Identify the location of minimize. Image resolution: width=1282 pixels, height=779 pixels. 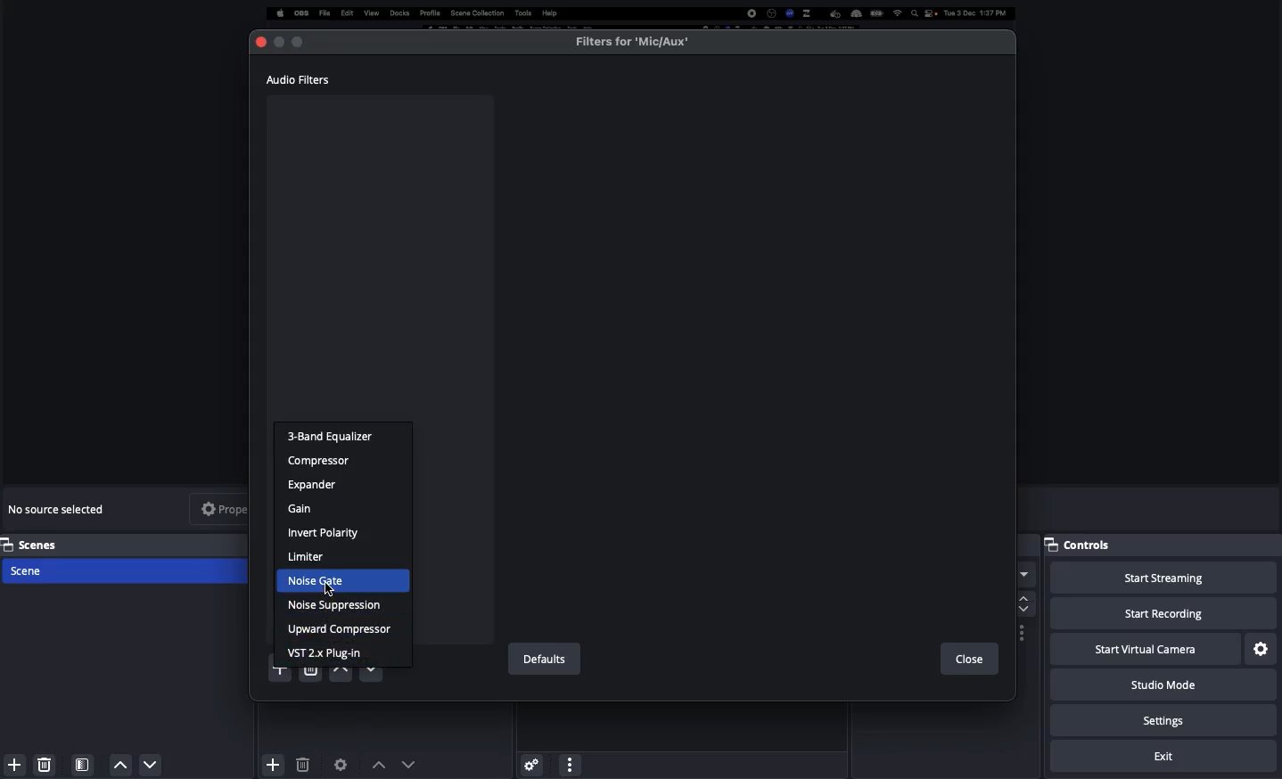
(281, 41).